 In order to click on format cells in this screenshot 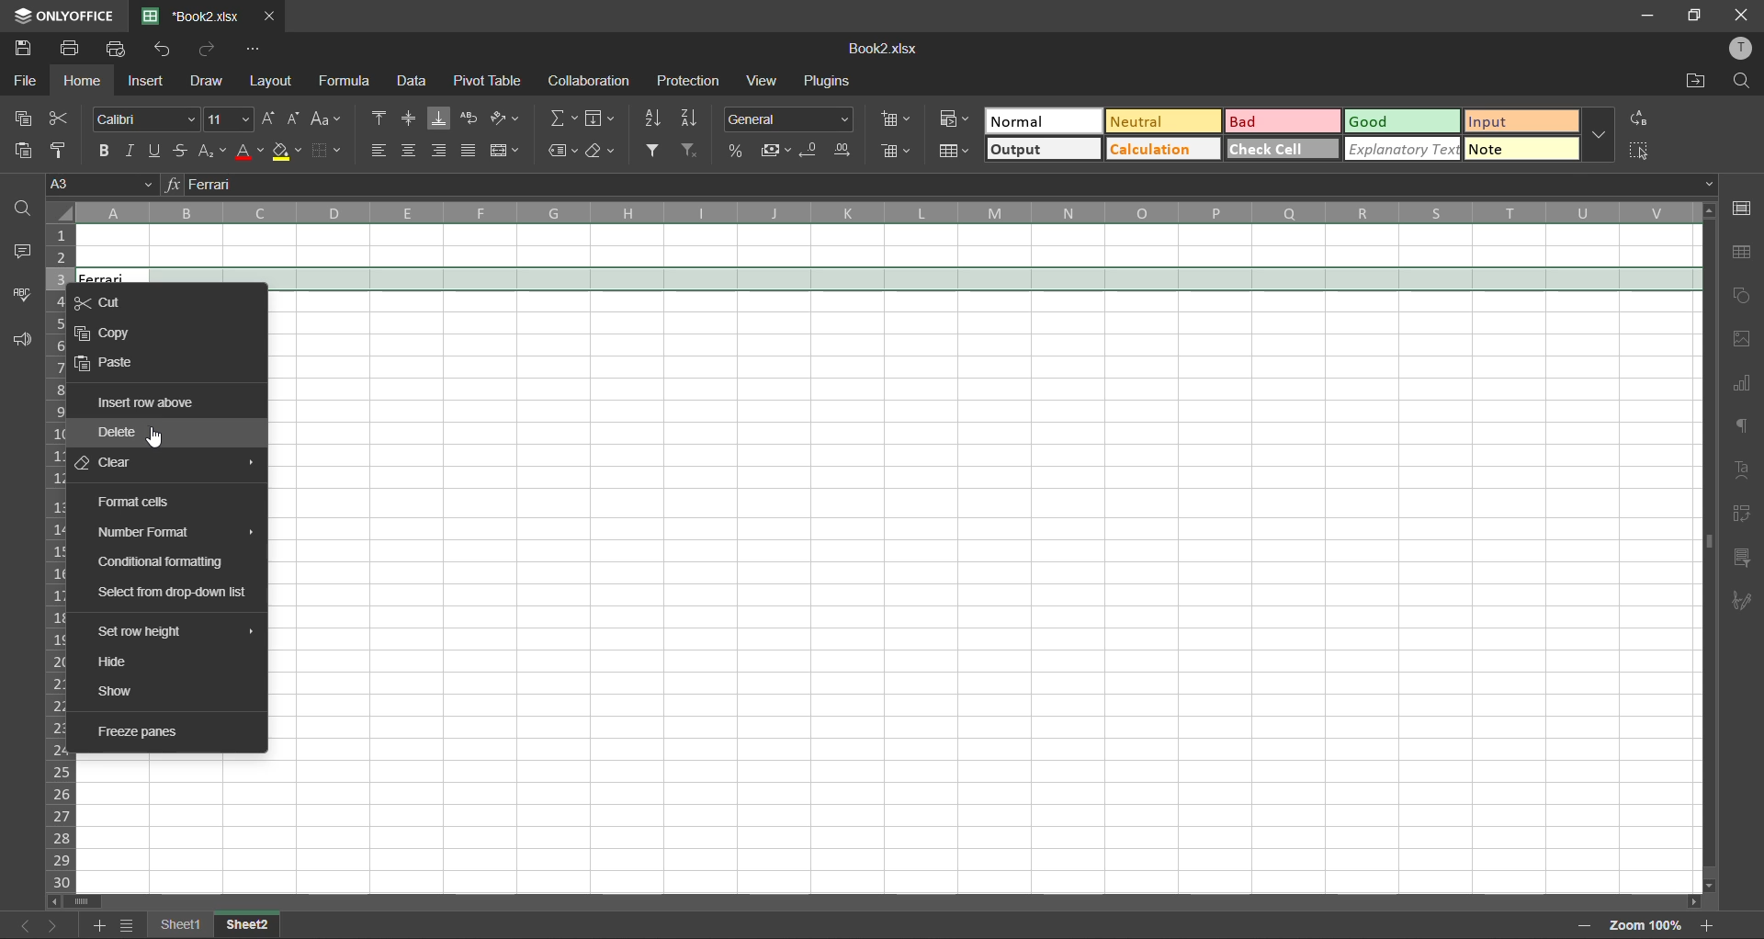, I will do `click(134, 502)`.